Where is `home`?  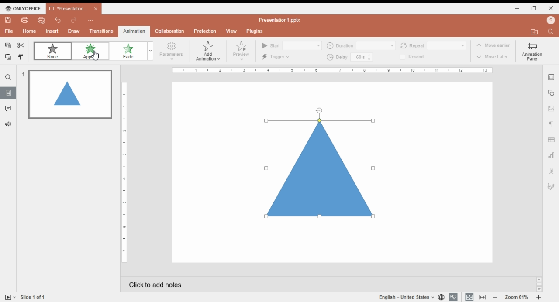
home is located at coordinates (29, 32).